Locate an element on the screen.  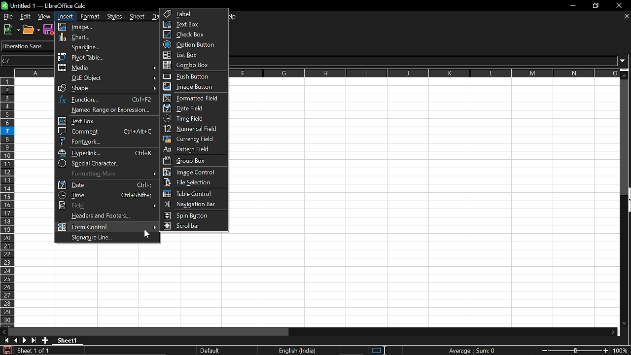
Headers and footers is located at coordinates (109, 216).